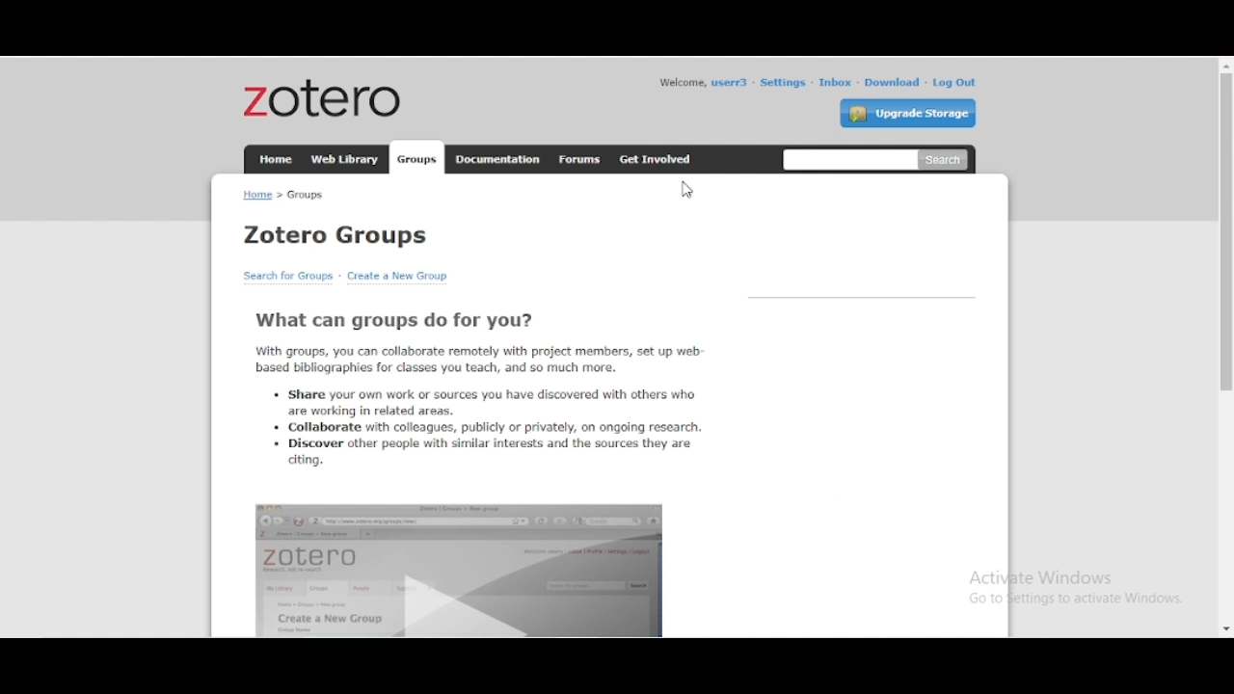  Describe the element at coordinates (276, 159) in the screenshot. I see `home` at that location.